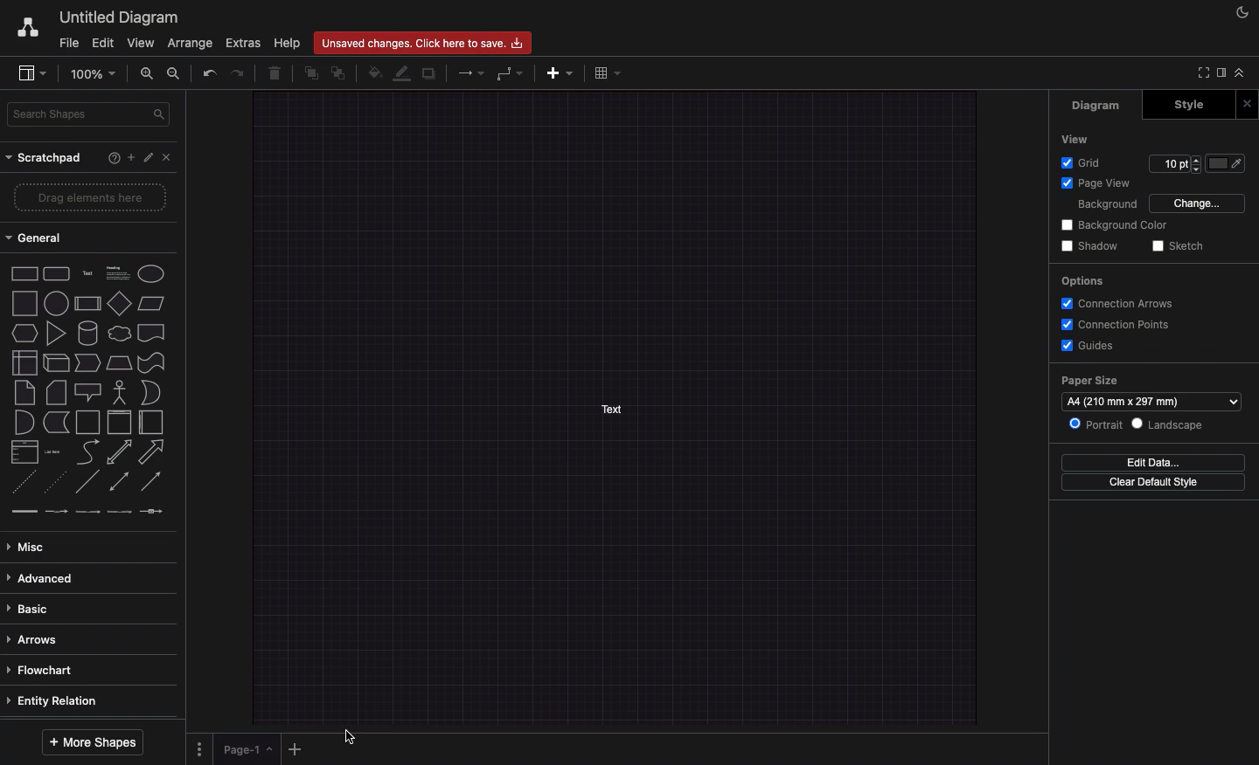  I want to click on Shadow, so click(1091, 246).